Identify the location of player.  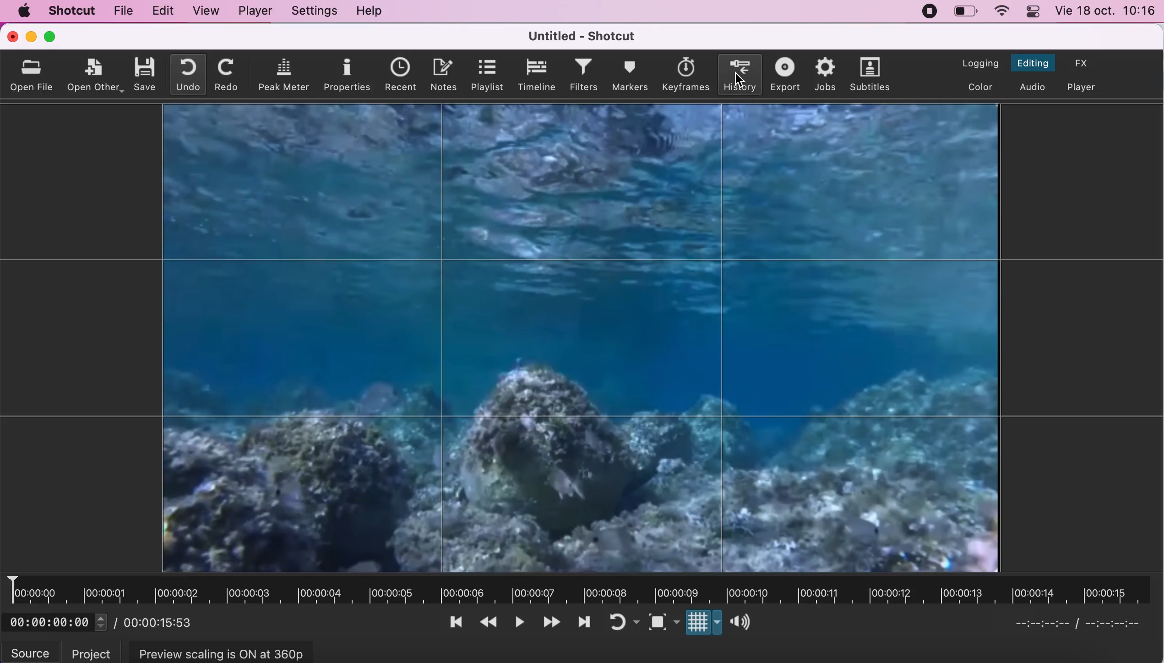
(258, 12).